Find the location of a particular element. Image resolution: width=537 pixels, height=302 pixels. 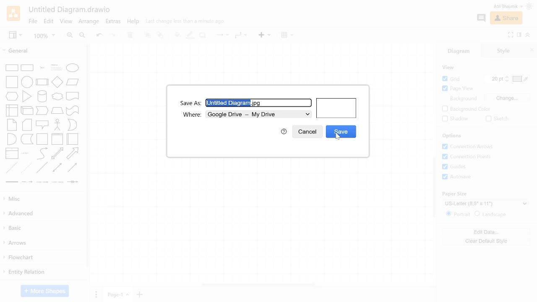

Edit is located at coordinates (49, 22).